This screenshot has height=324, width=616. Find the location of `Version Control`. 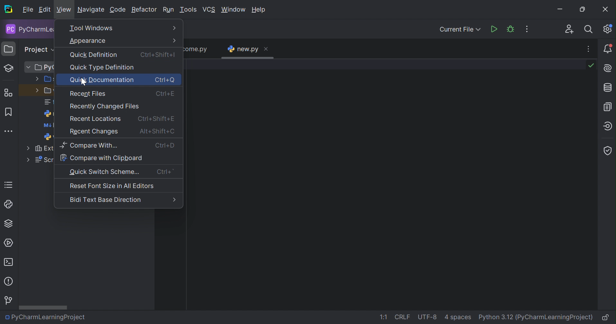

Version Control is located at coordinates (9, 300).